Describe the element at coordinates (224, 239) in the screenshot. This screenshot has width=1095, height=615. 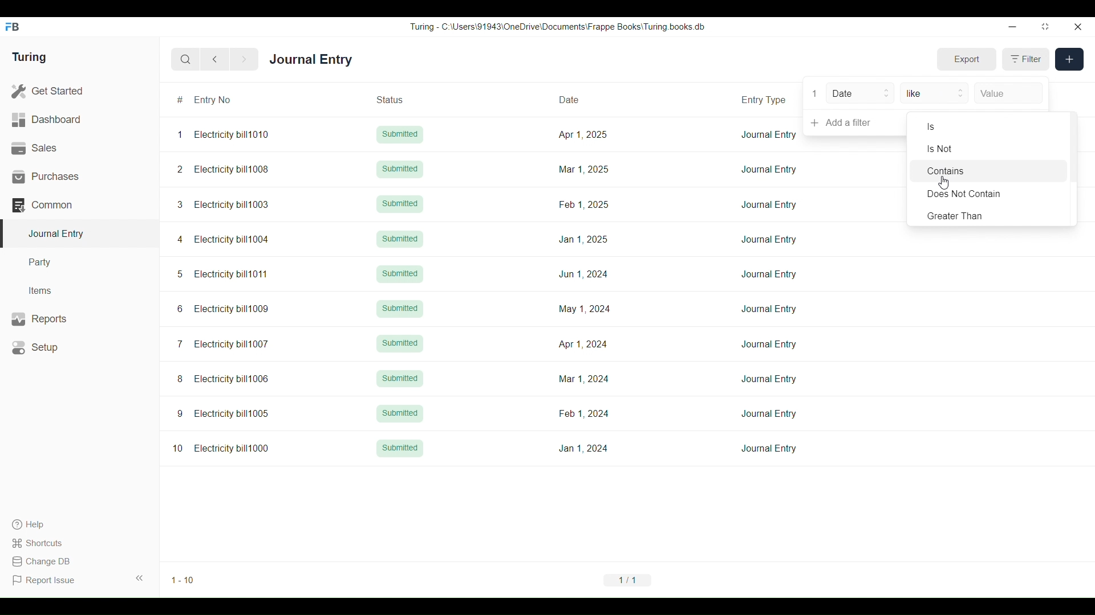
I see `4 Electricity bill1004` at that location.